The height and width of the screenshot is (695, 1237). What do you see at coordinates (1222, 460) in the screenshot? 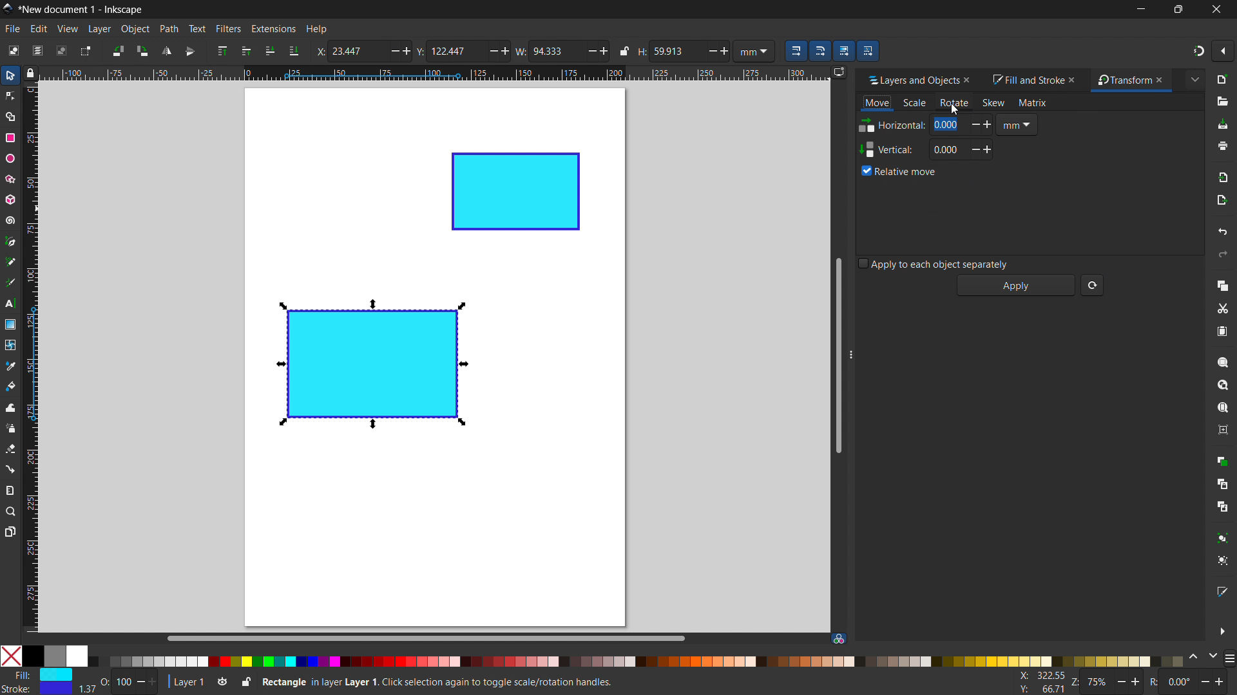
I see `duplicate` at bounding box center [1222, 460].